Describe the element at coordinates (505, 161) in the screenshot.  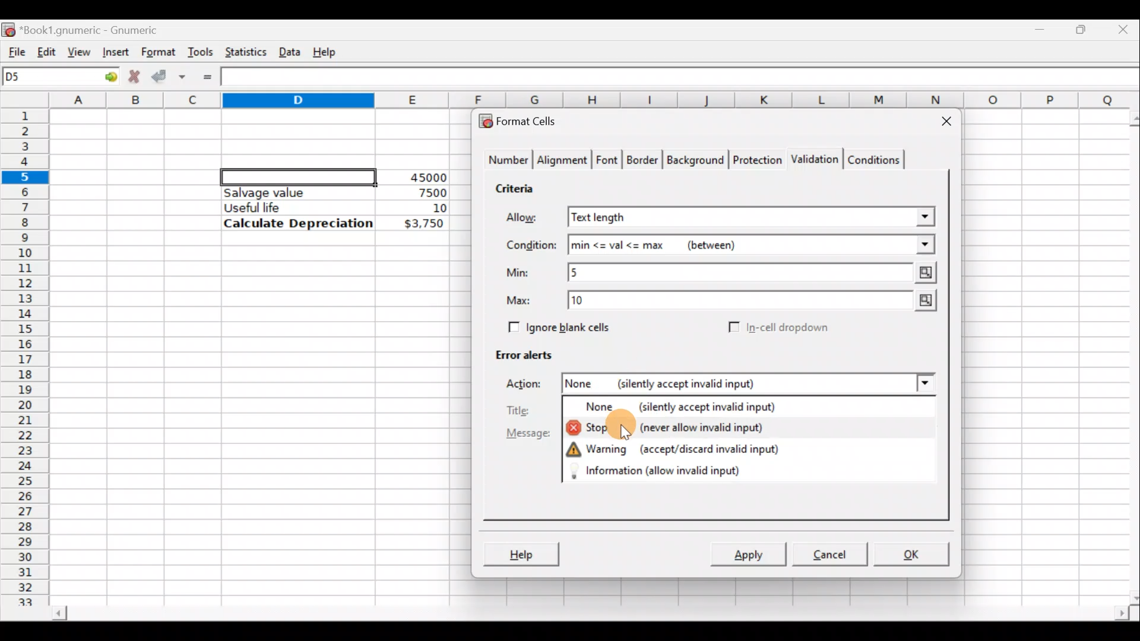
I see `Number` at that location.